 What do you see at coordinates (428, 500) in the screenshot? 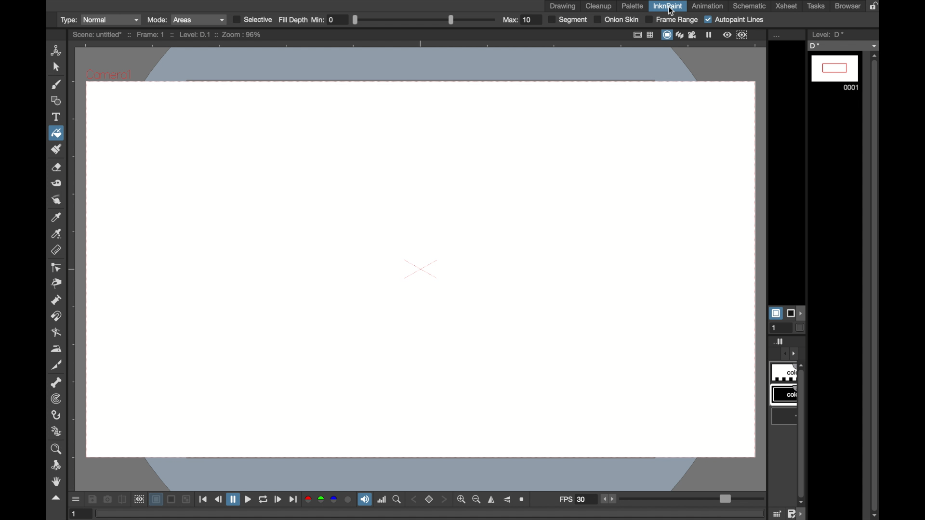
I see `stop` at bounding box center [428, 500].